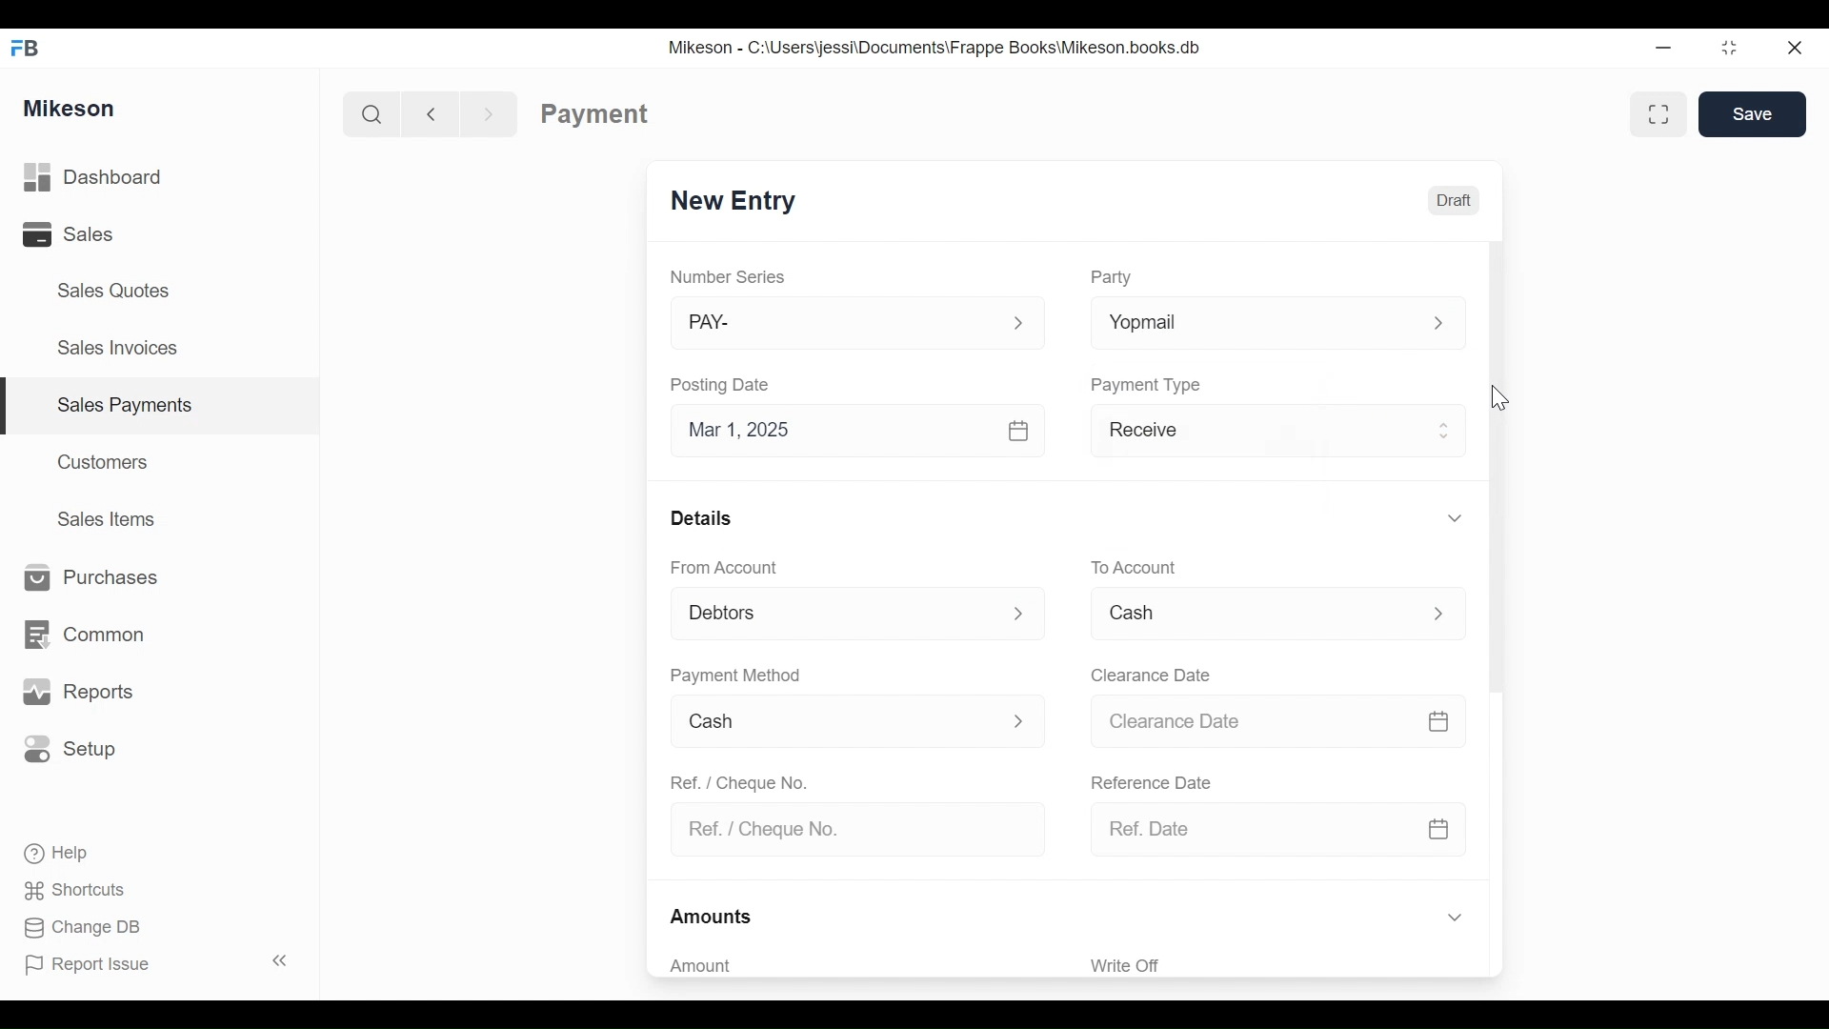 The height and width of the screenshot is (1029, 1829). Describe the element at coordinates (1279, 825) in the screenshot. I see `Ref. Date` at that location.